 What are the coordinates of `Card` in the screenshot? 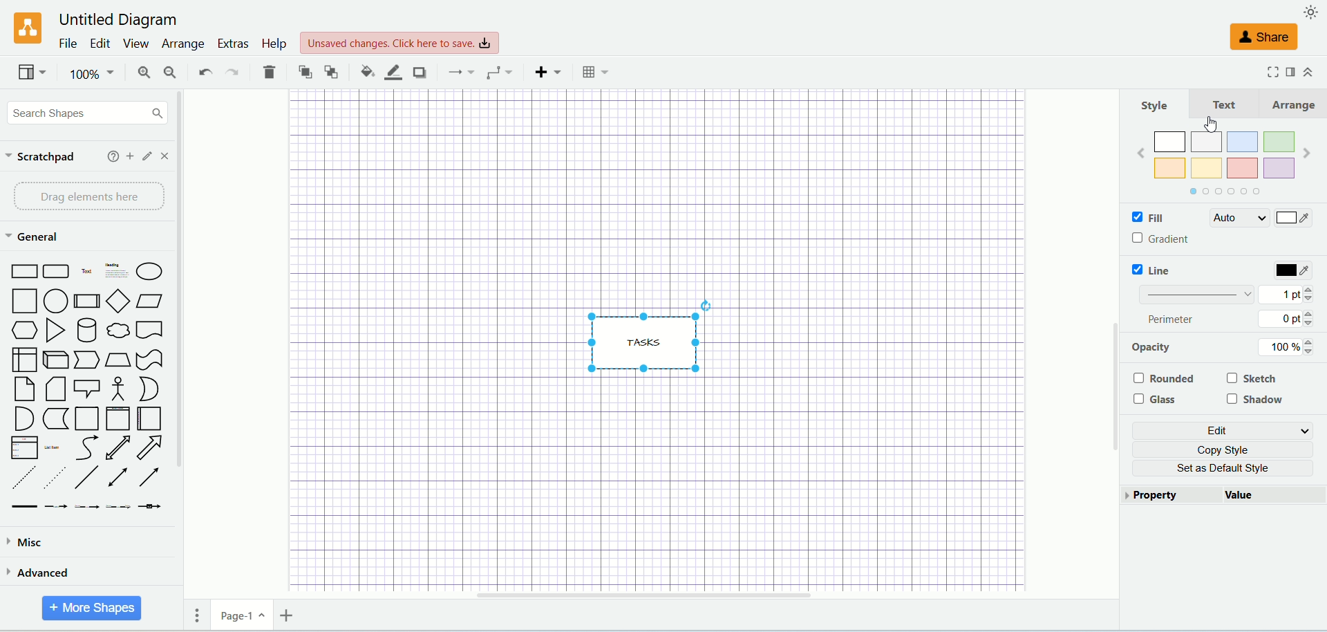 It's located at (55, 390).